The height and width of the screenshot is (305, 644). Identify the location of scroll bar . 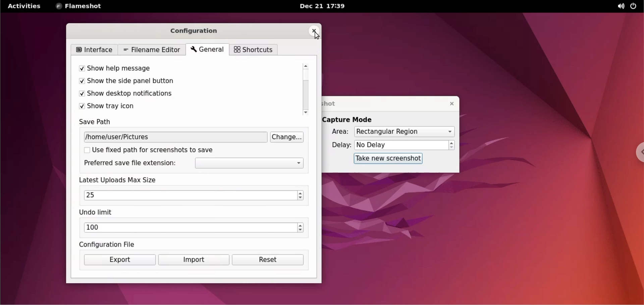
(307, 89).